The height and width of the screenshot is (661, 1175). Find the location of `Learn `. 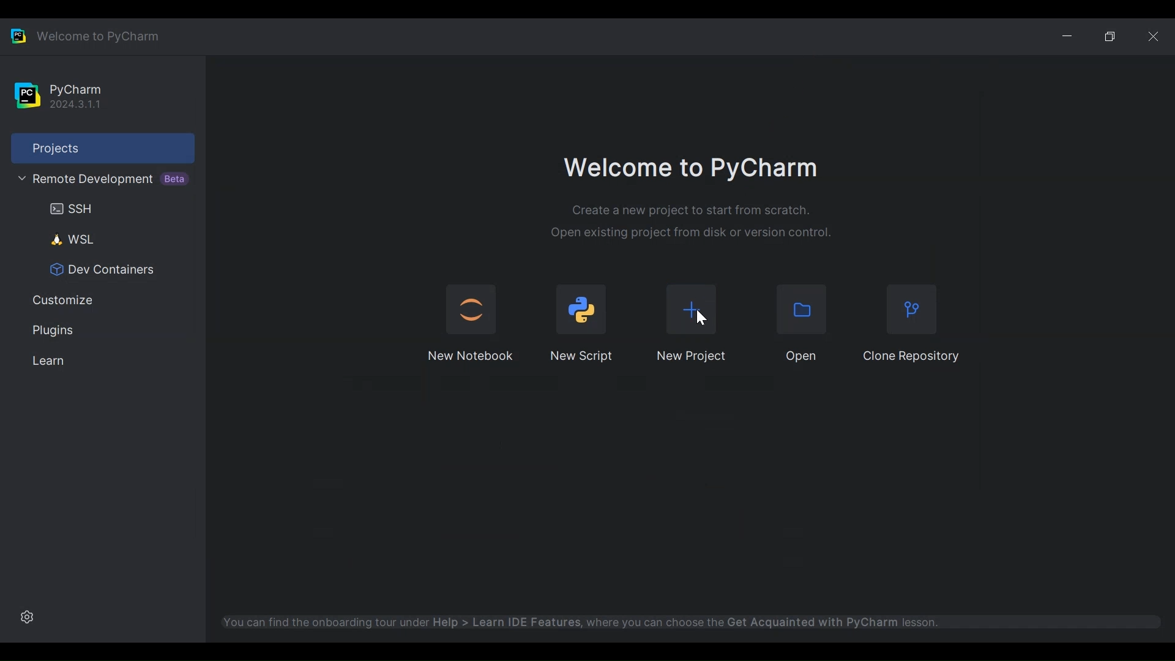

Learn  is located at coordinates (45, 361).